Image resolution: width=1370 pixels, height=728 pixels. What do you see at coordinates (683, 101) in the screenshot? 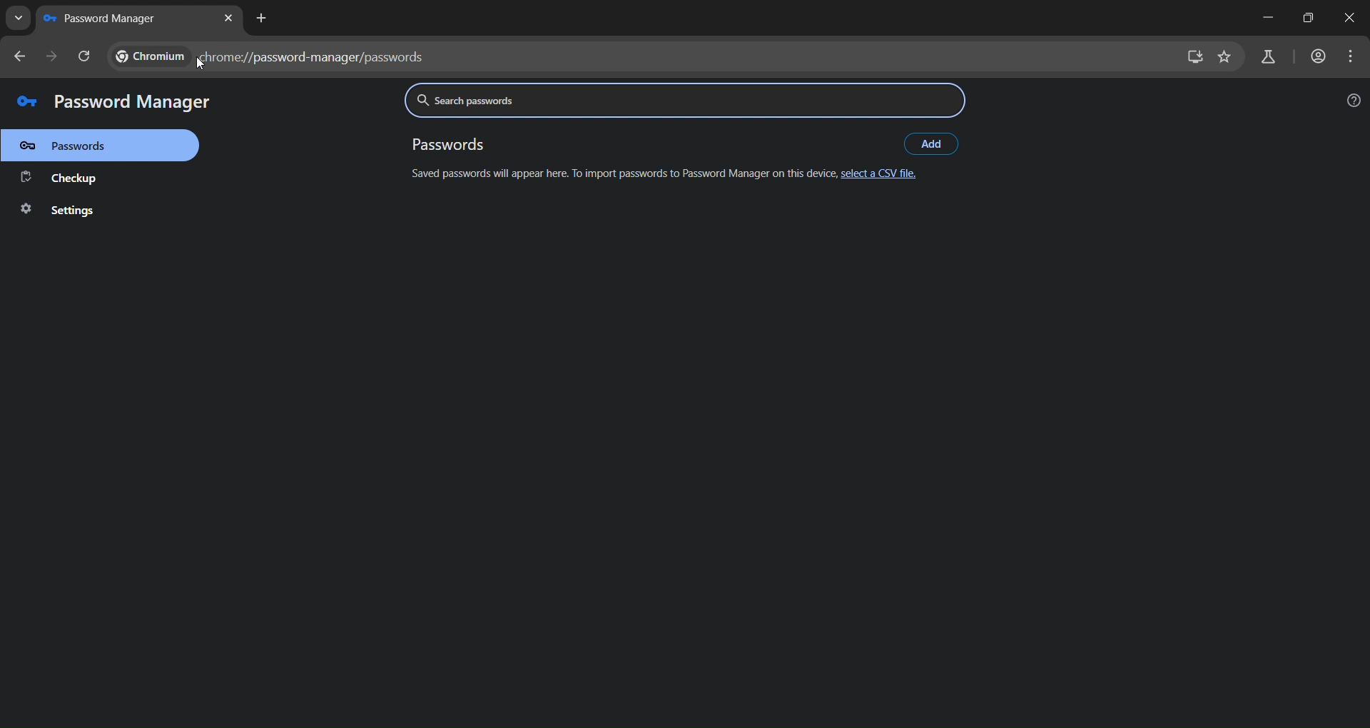
I see `search passwords` at bounding box center [683, 101].